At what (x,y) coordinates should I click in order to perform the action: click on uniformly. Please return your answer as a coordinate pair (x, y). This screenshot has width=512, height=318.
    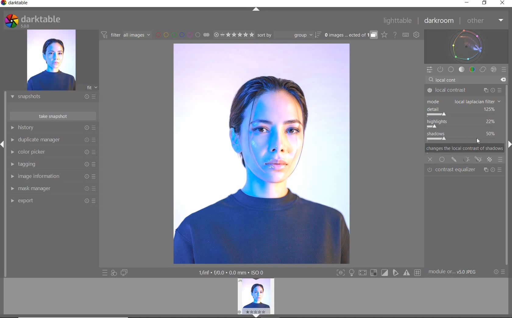
    Looking at the image, I should click on (442, 159).